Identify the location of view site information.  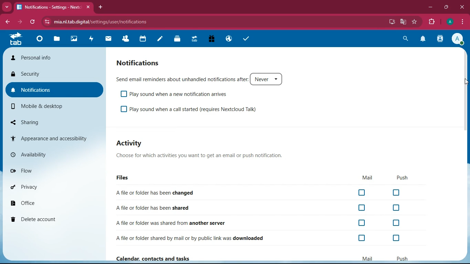
(46, 22).